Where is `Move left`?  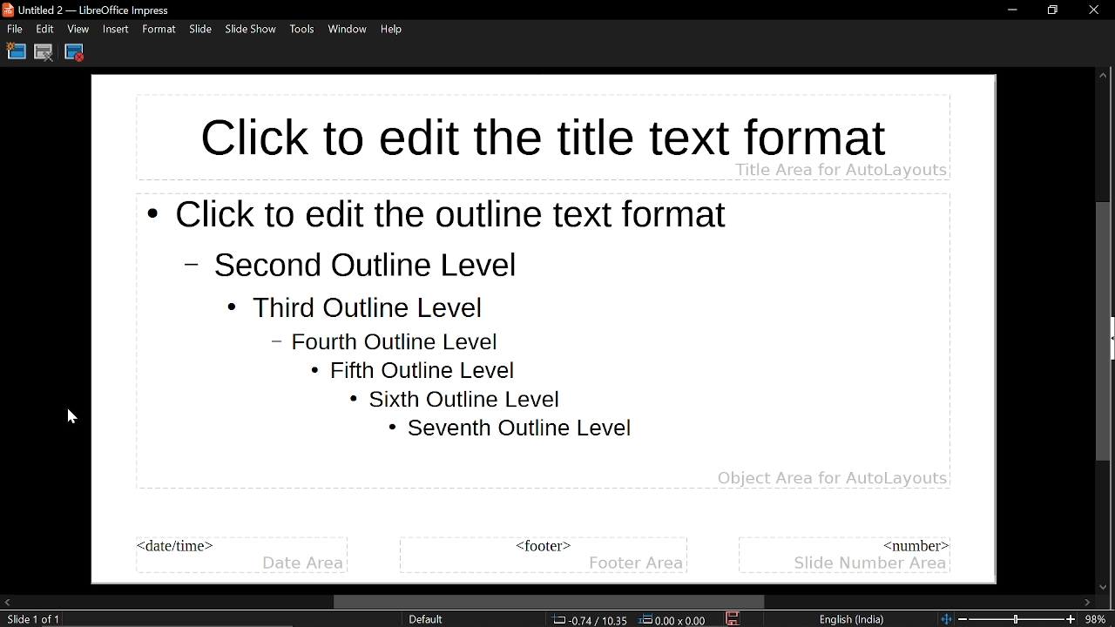
Move left is located at coordinates (7, 602).